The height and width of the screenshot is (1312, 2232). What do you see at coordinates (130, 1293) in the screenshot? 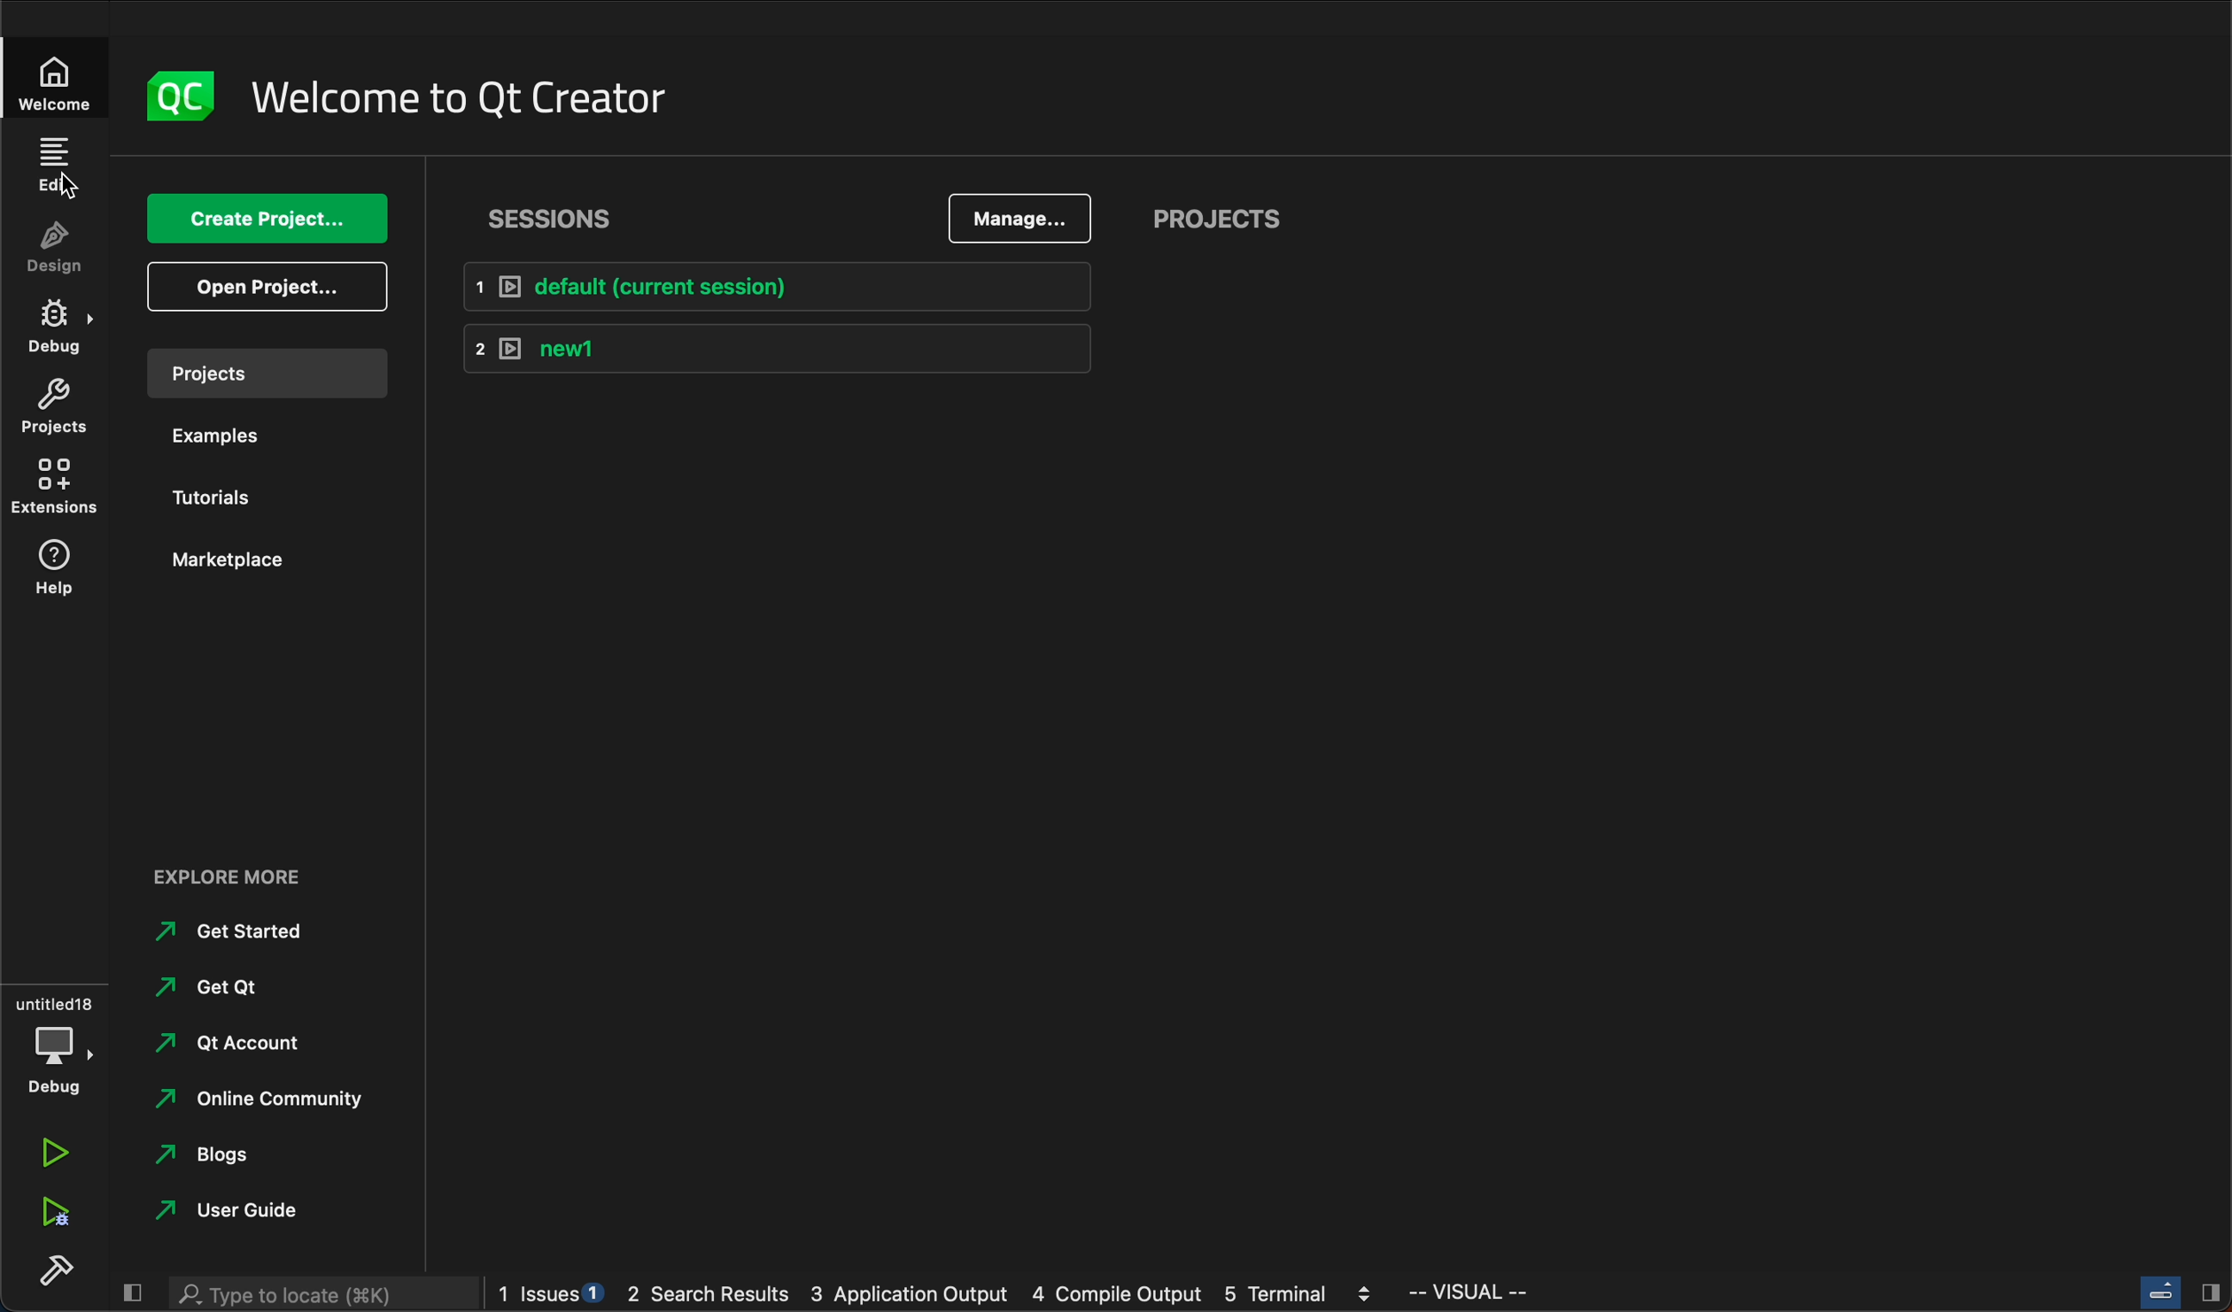
I see `close slide bar` at bounding box center [130, 1293].